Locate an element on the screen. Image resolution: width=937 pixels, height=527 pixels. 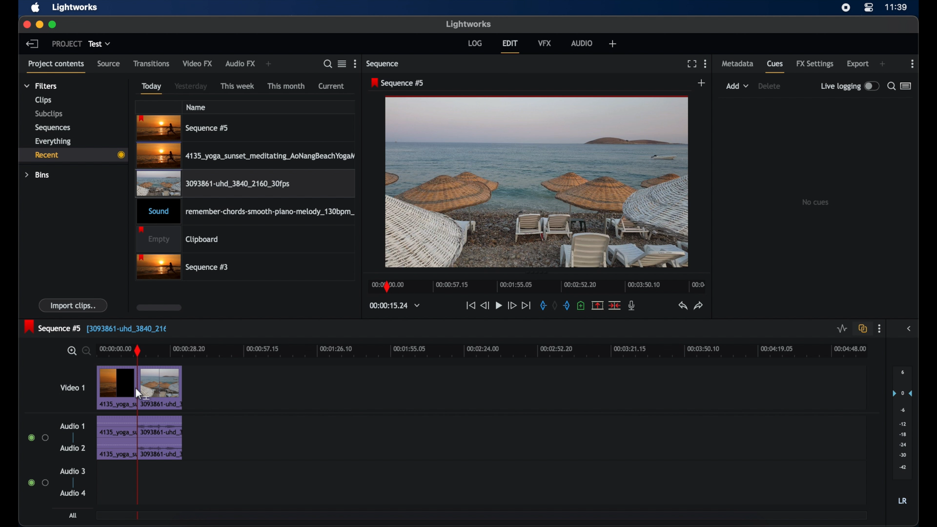
video preview is located at coordinates (538, 182).